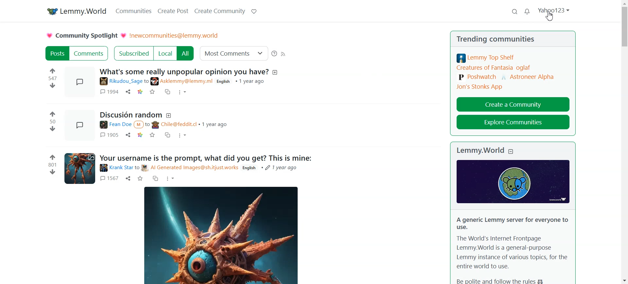 Image resolution: width=628 pixels, height=284 pixels. I want to click on krank star, so click(115, 168).